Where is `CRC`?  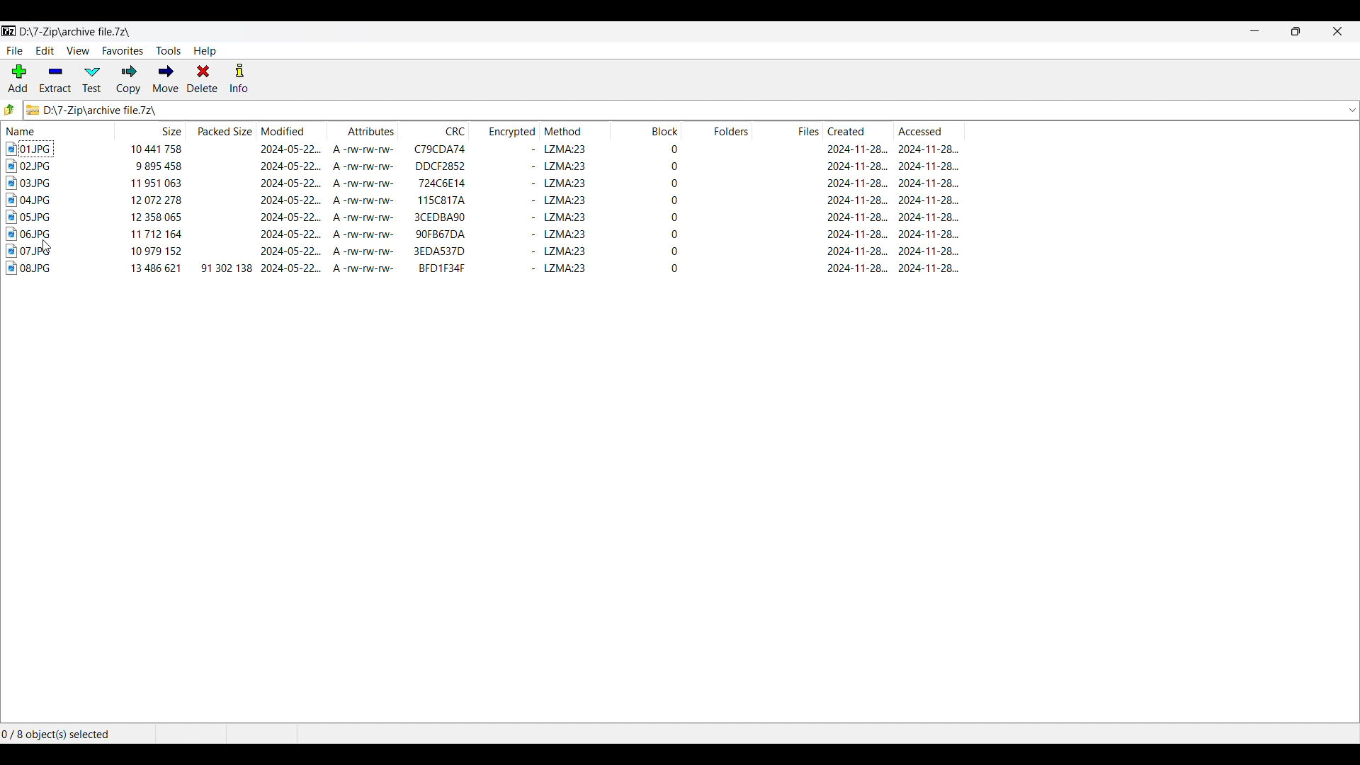
CRC is located at coordinates (440, 234).